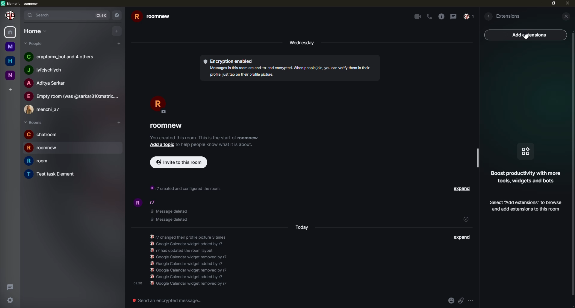  What do you see at coordinates (45, 109) in the screenshot?
I see `people` at bounding box center [45, 109].